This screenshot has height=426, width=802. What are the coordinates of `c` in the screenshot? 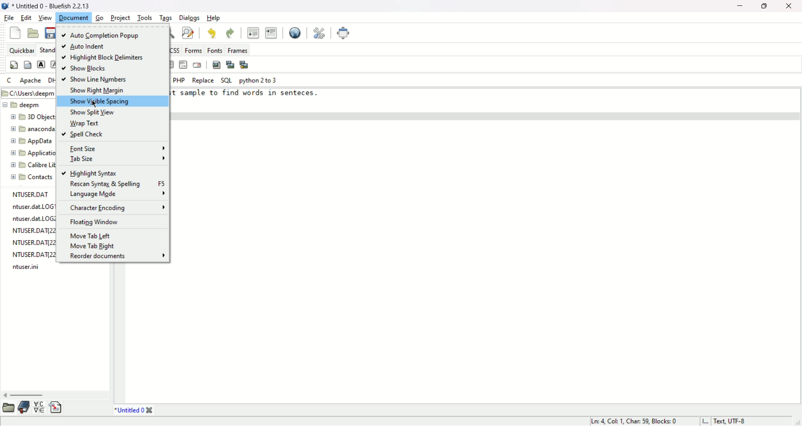 It's located at (9, 79).